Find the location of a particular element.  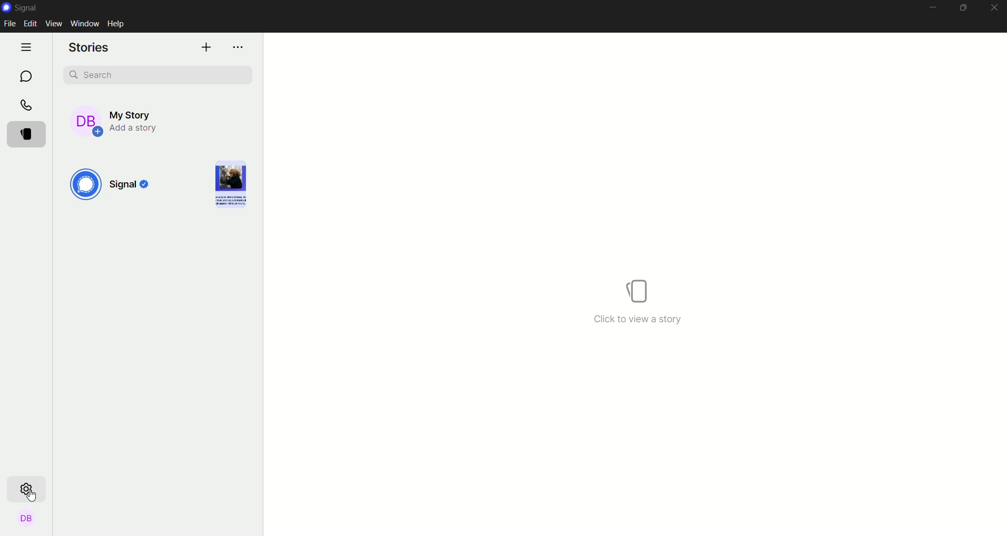

Cursor is located at coordinates (34, 498).